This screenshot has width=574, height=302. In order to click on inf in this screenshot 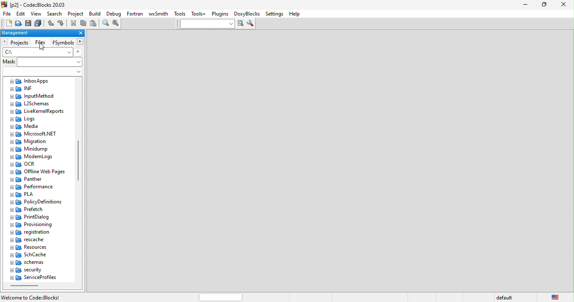, I will do `click(26, 88)`.